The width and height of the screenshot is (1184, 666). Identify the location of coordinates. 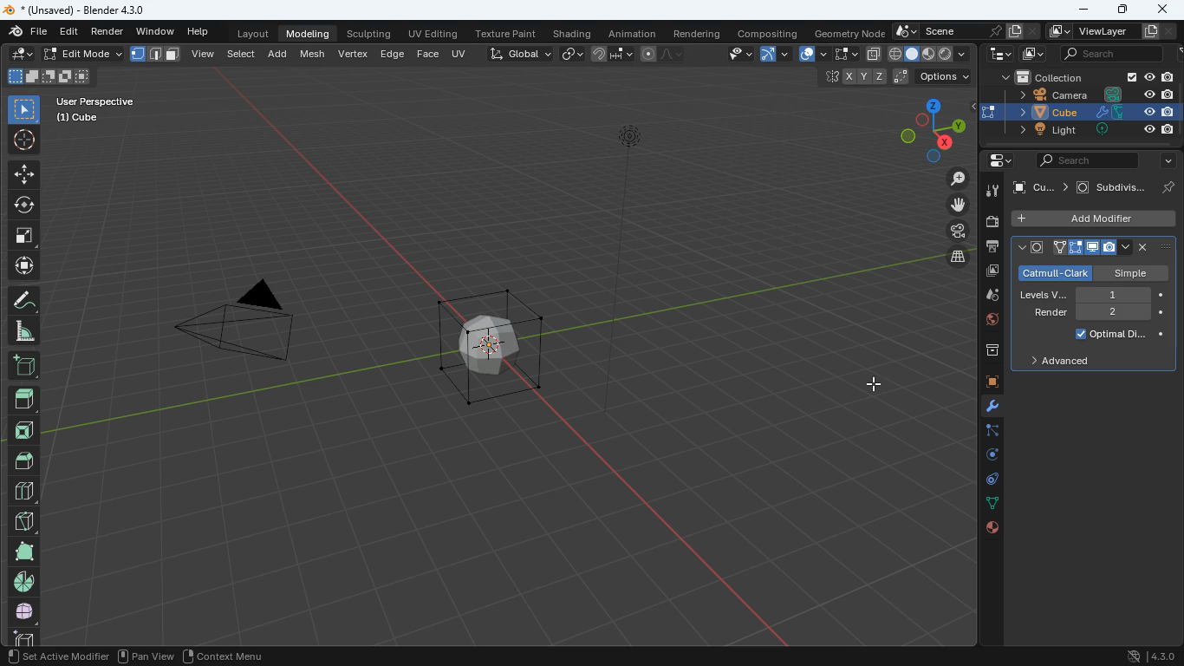
(897, 77).